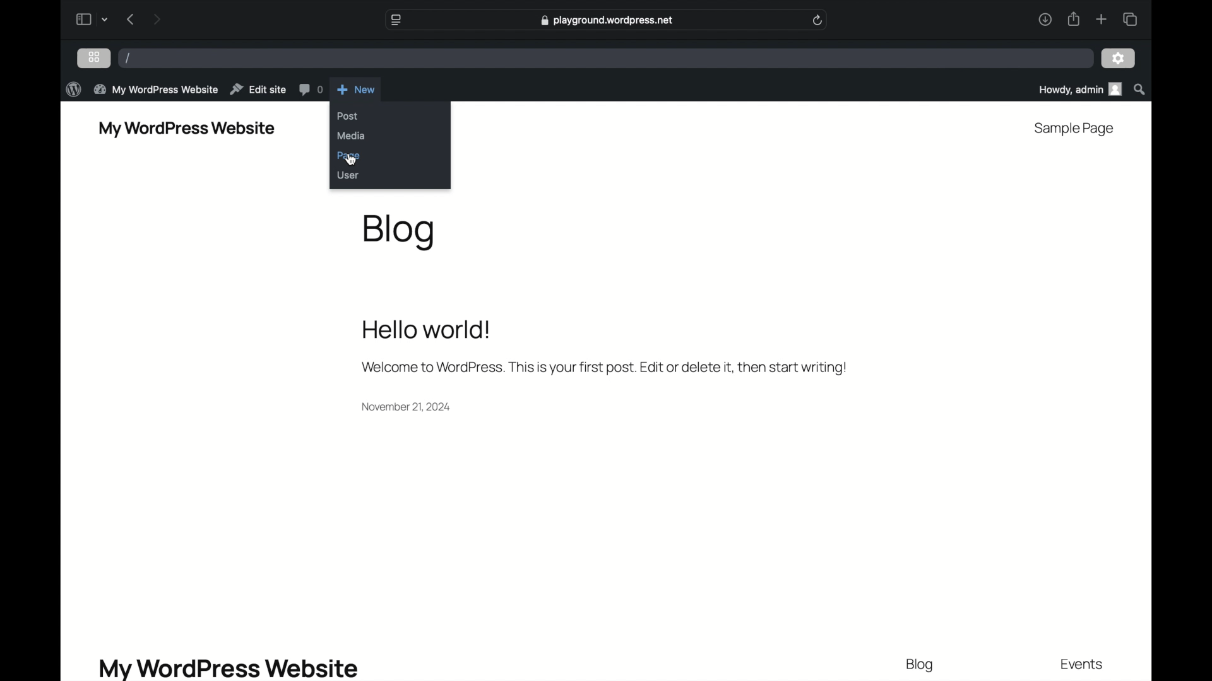  I want to click on search, so click(1140, 90).